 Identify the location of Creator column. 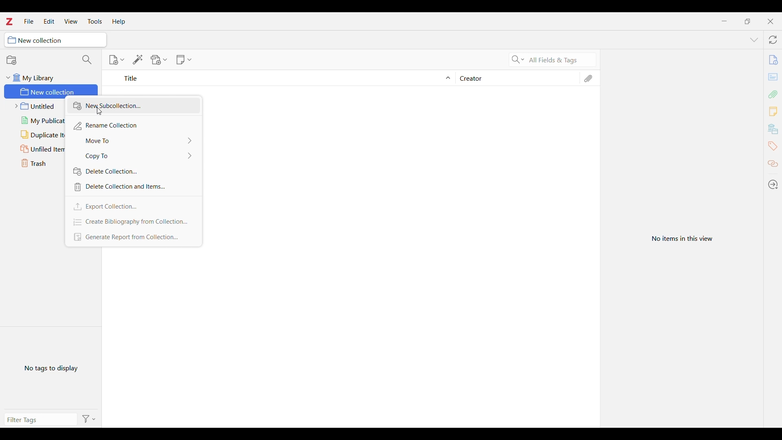
(516, 78).